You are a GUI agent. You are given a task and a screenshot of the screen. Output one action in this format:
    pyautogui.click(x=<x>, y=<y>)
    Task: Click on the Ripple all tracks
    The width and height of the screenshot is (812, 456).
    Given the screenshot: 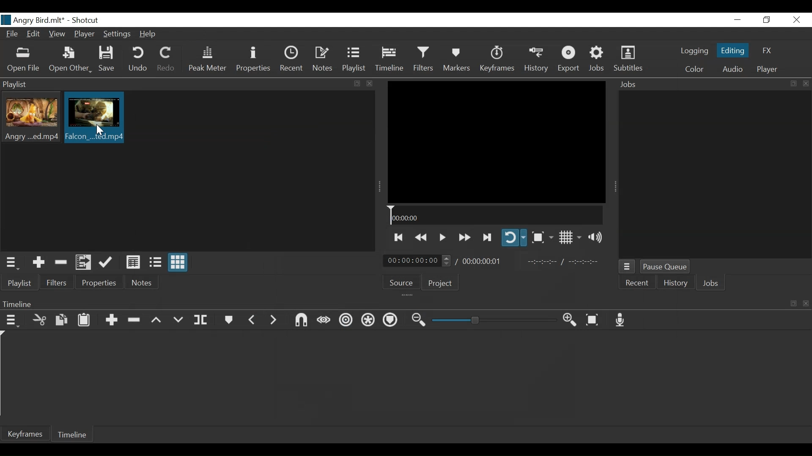 What is the action you would take?
    pyautogui.click(x=390, y=321)
    